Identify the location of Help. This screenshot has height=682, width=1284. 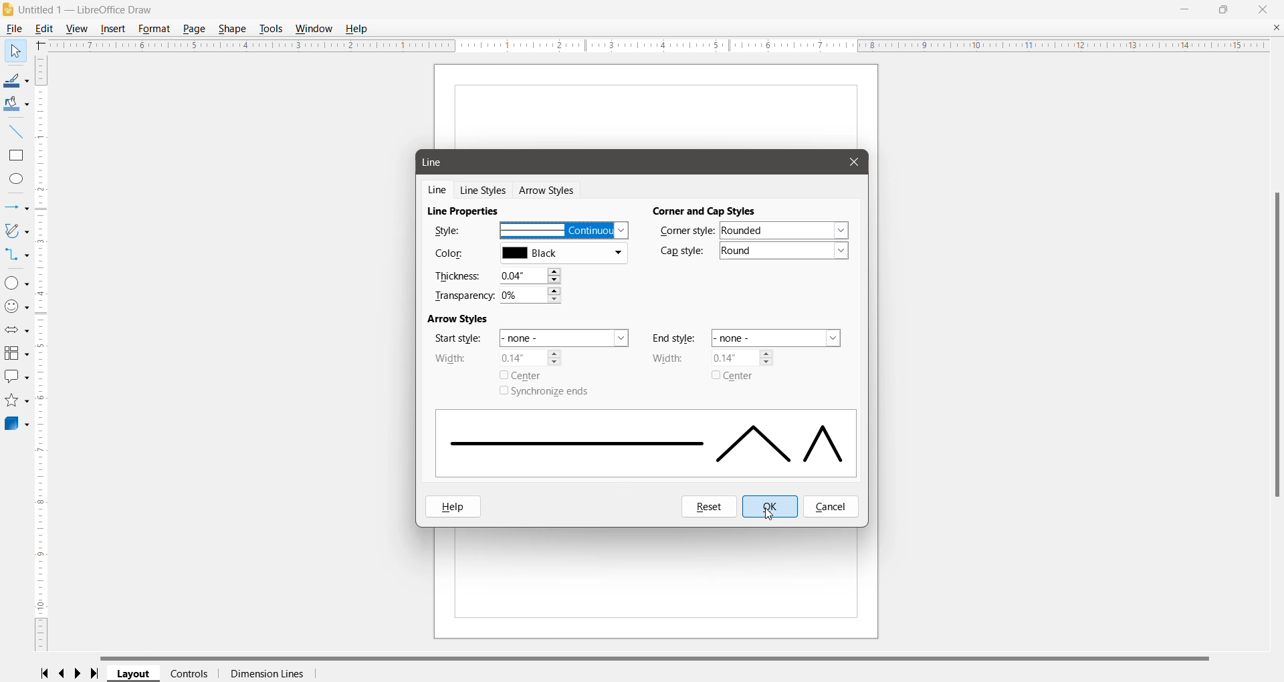
(454, 507).